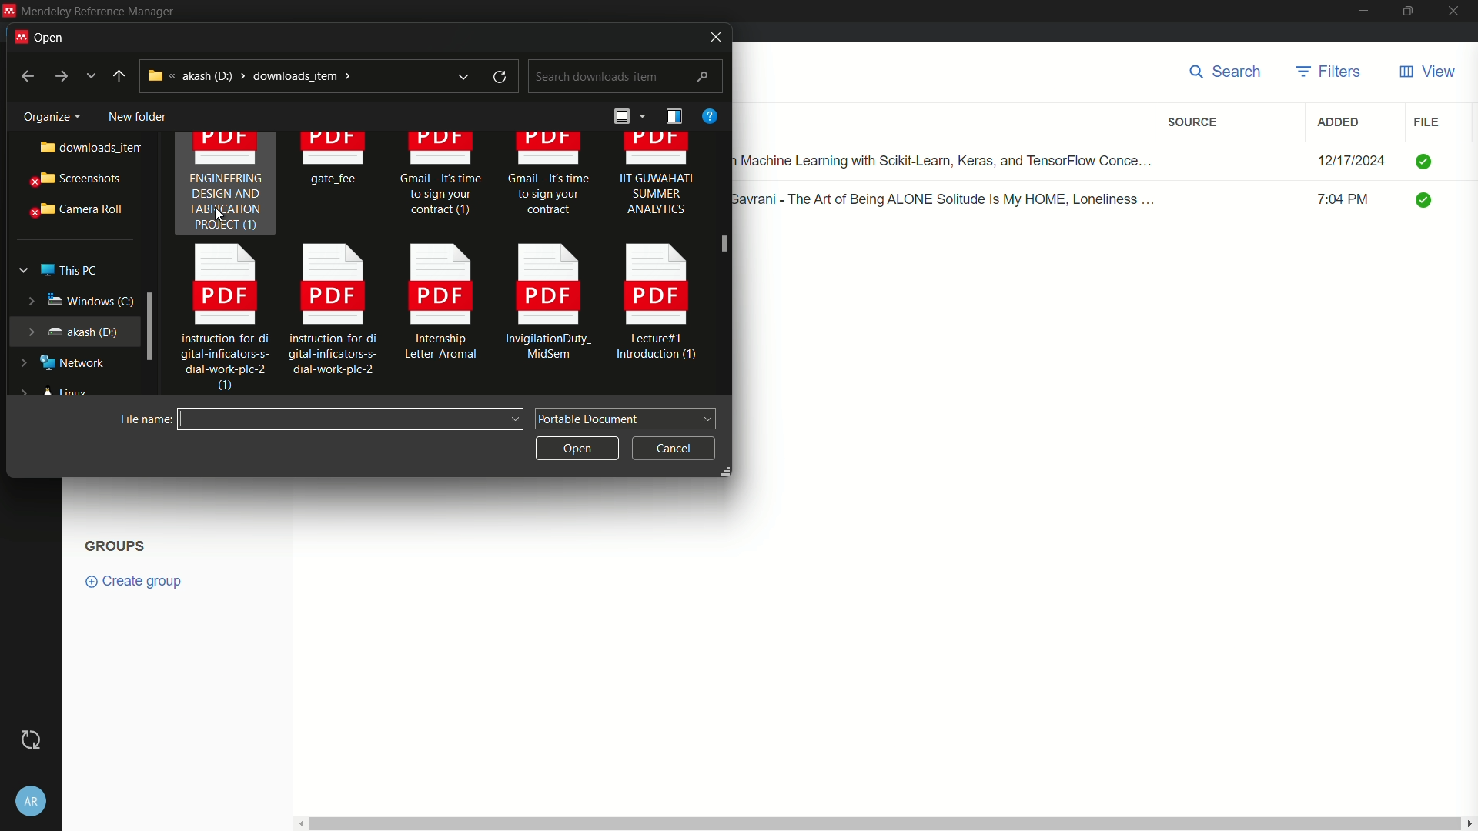 The width and height of the screenshot is (1478, 831). What do you see at coordinates (333, 309) in the screenshot?
I see `instruction-for-di
gital-inficators-s-
dial-work-plc-2` at bounding box center [333, 309].